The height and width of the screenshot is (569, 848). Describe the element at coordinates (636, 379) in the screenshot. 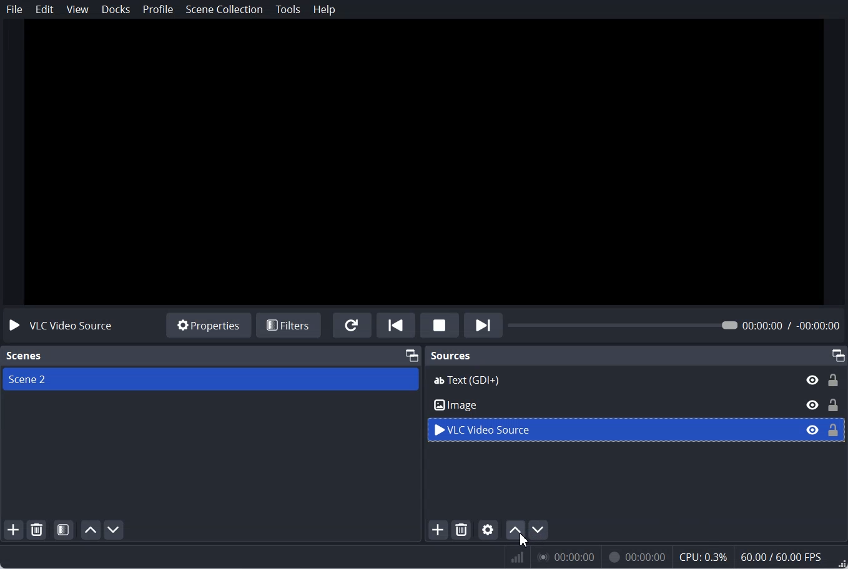

I see `Text GDI+` at that location.